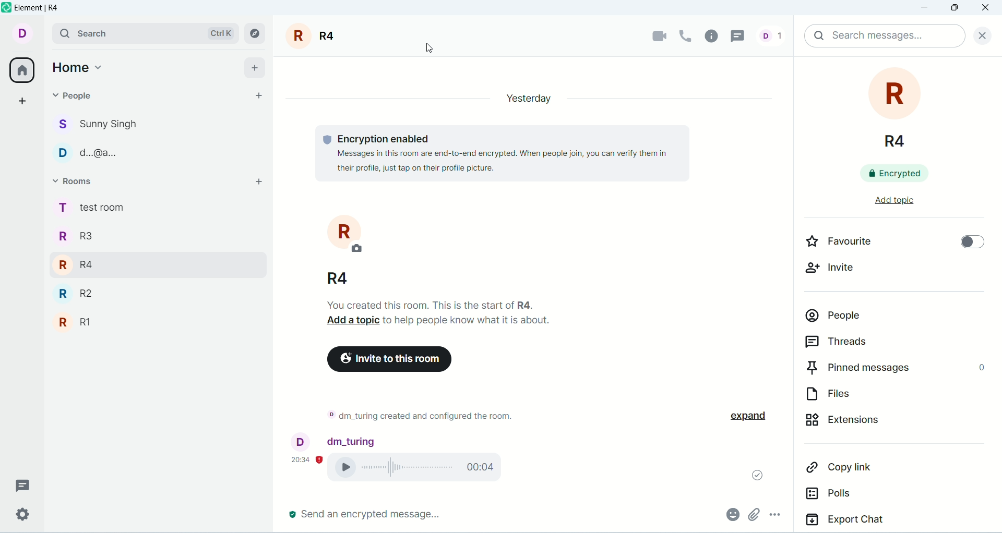  What do you see at coordinates (753, 473) in the screenshot?
I see `message sent` at bounding box center [753, 473].